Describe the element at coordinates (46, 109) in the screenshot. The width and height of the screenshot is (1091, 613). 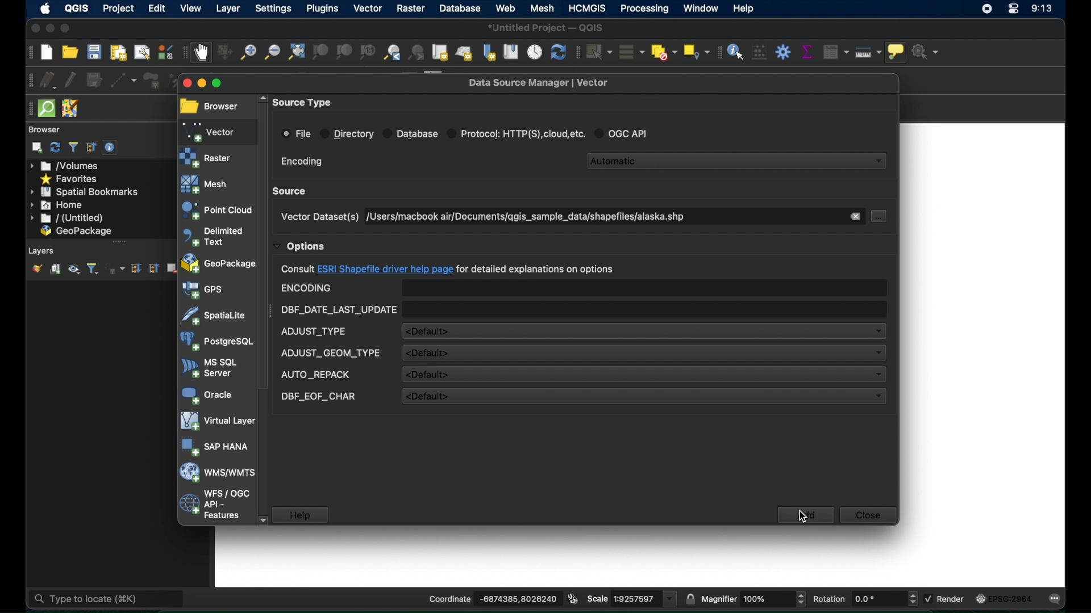
I see `quicksom` at that location.